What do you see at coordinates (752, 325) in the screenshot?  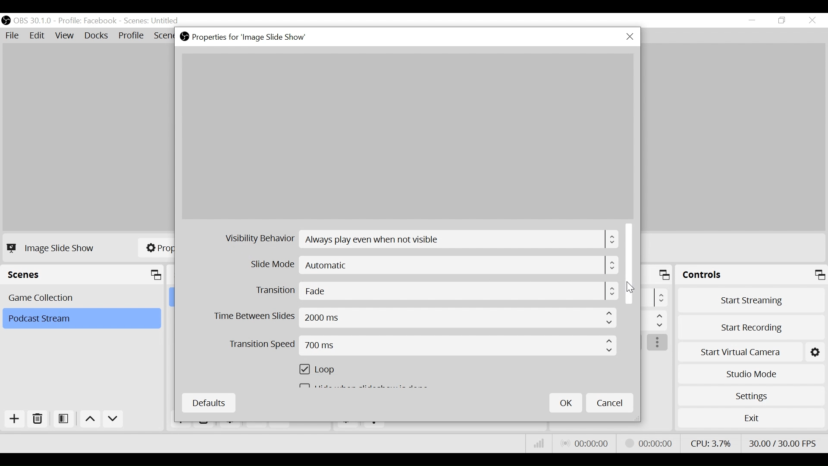 I see `Start Recording` at bounding box center [752, 325].